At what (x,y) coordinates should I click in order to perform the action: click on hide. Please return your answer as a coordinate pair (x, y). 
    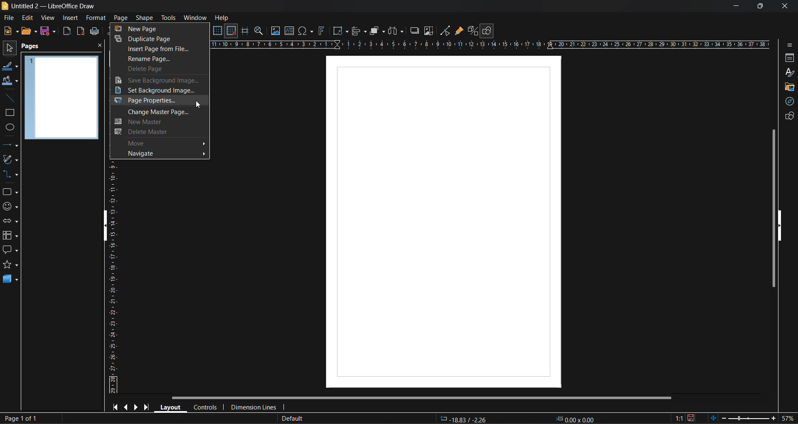
    Looking at the image, I should click on (780, 226).